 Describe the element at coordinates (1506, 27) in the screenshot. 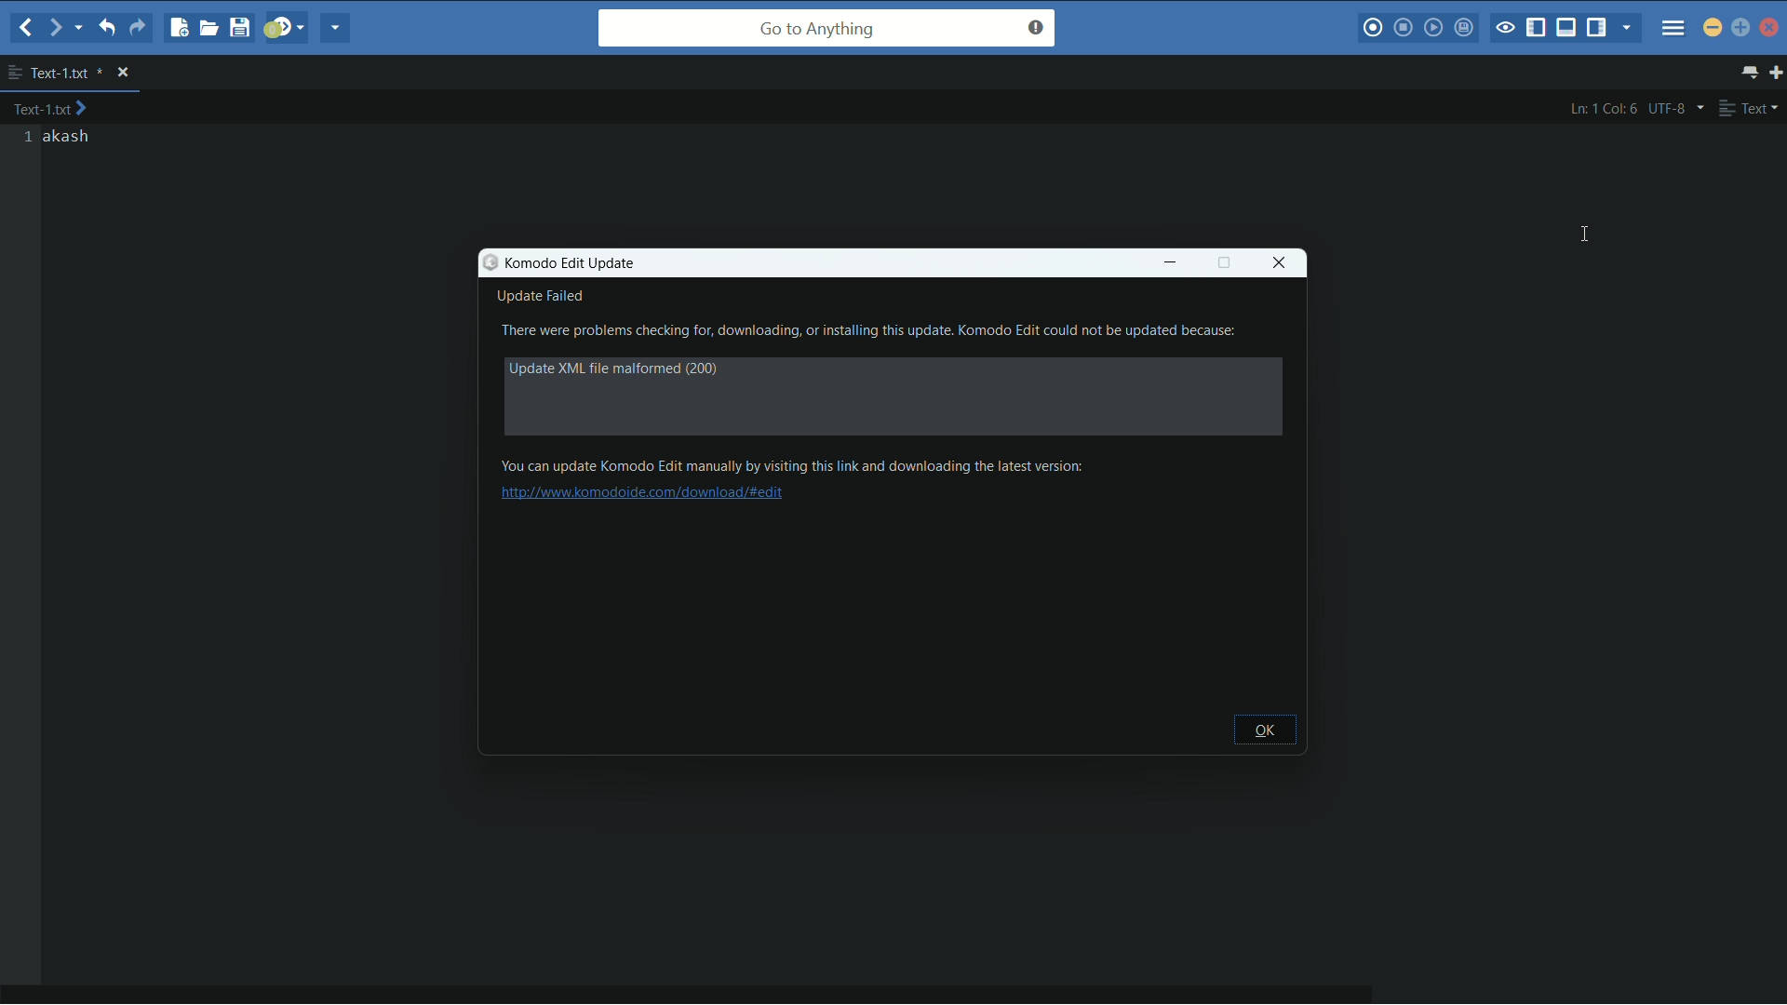

I see `toggle focus mode` at that location.